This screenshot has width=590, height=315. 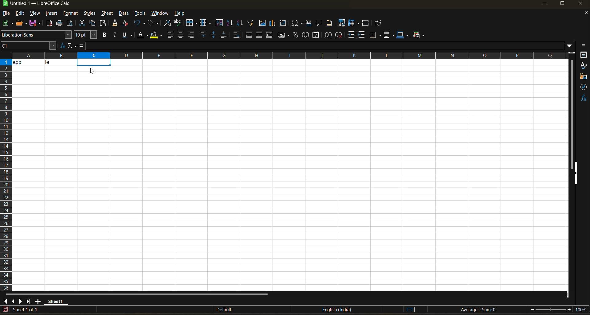 What do you see at coordinates (307, 35) in the screenshot?
I see `format as number` at bounding box center [307, 35].